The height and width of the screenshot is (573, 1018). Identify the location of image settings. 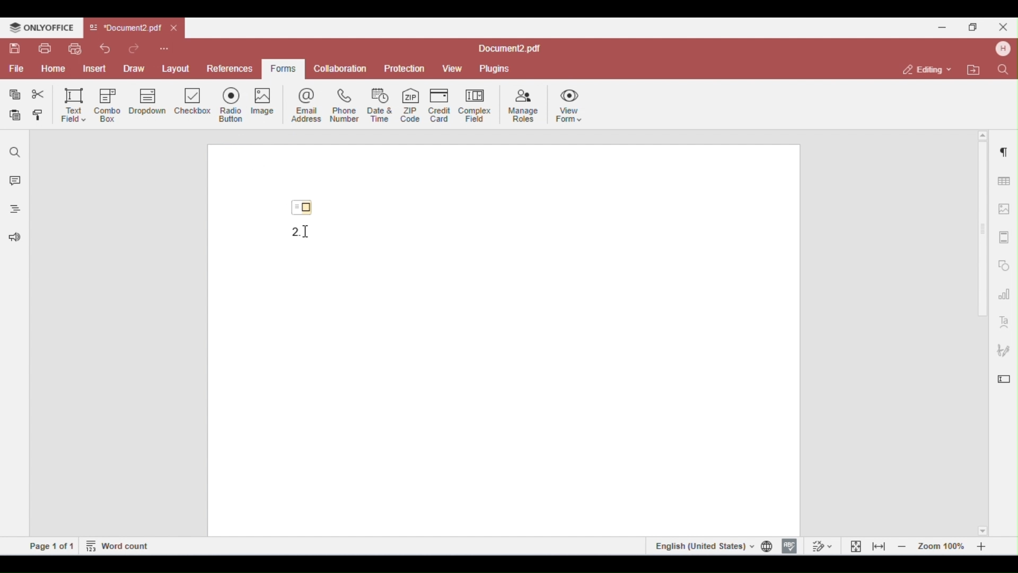
(1005, 209).